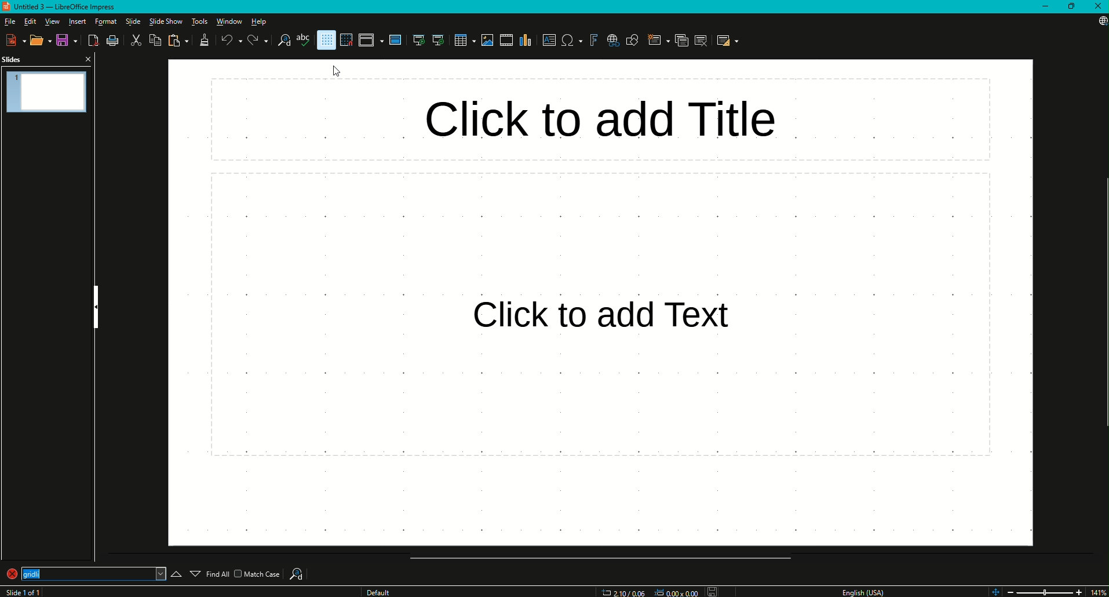  What do you see at coordinates (95, 304) in the screenshot?
I see `Hide` at bounding box center [95, 304].